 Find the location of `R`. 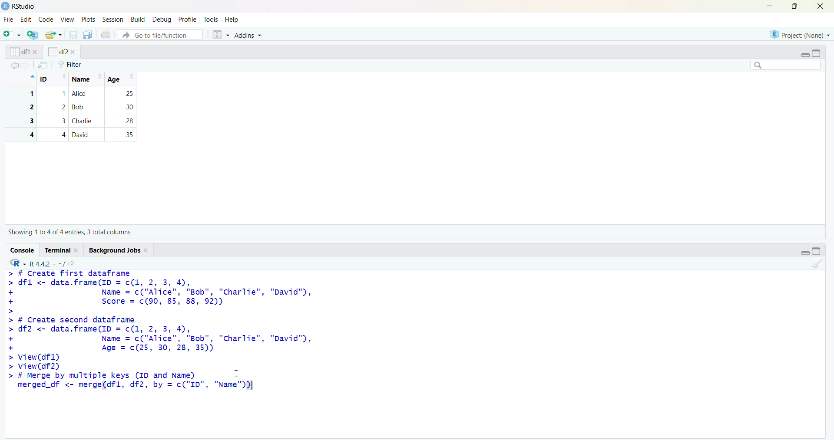

R is located at coordinates (18, 263).